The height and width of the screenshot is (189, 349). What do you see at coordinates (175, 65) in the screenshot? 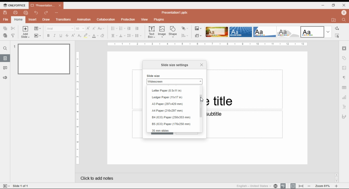
I see `Slide size settings` at bounding box center [175, 65].